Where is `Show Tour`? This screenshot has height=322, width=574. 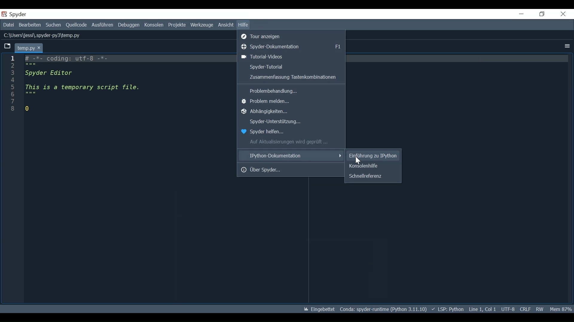
Show Tour is located at coordinates (292, 36).